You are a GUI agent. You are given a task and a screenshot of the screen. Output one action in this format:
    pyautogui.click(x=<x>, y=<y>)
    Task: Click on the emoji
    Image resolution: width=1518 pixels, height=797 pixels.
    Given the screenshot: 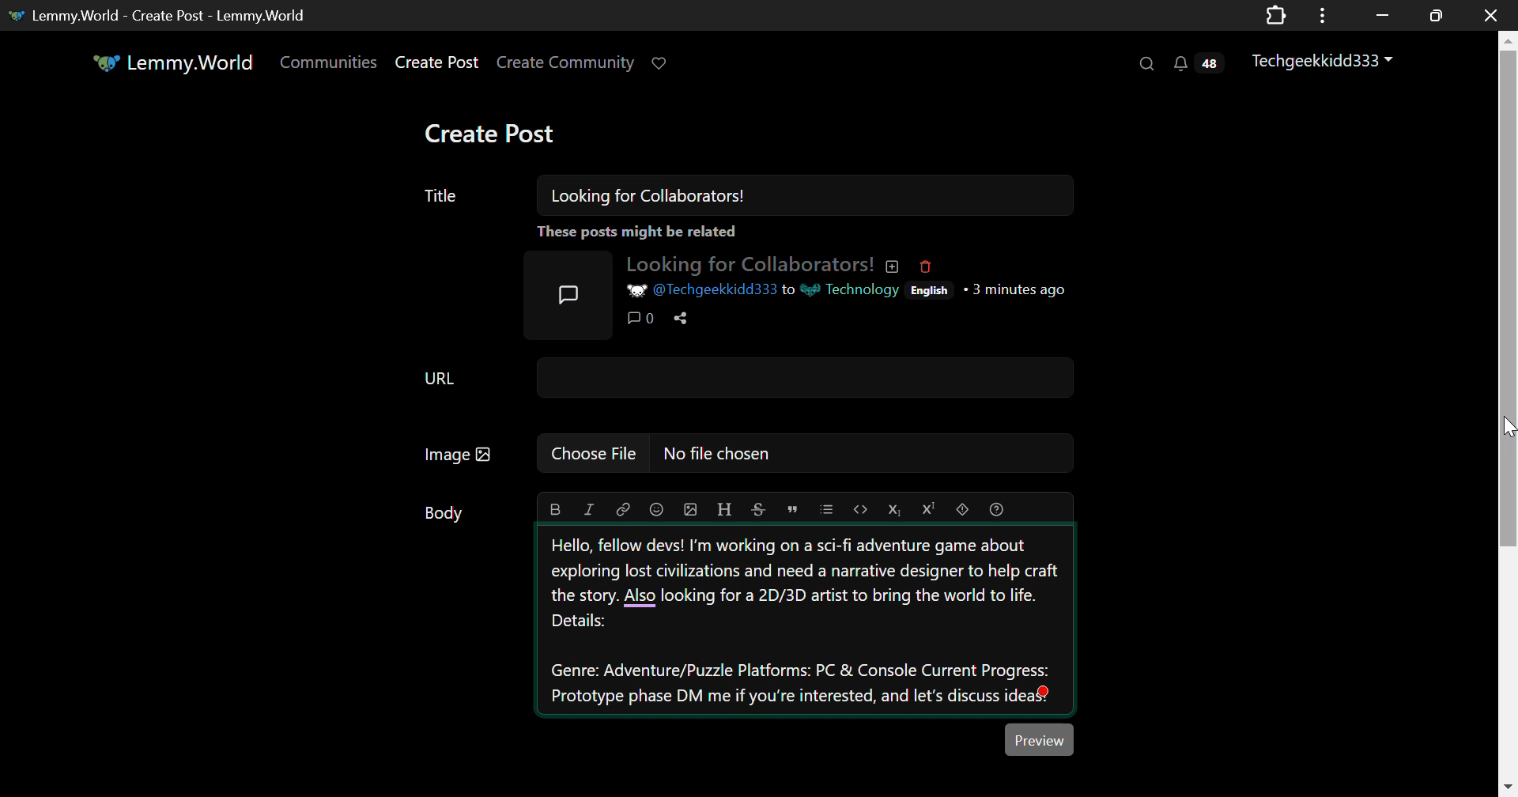 What is the action you would take?
    pyautogui.click(x=656, y=509)
    